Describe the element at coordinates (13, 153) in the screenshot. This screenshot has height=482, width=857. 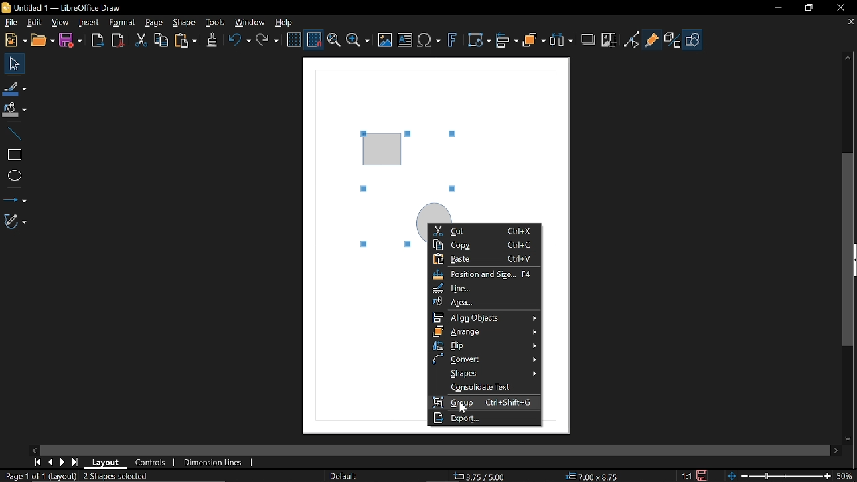
I see `Rectangle` at that location.